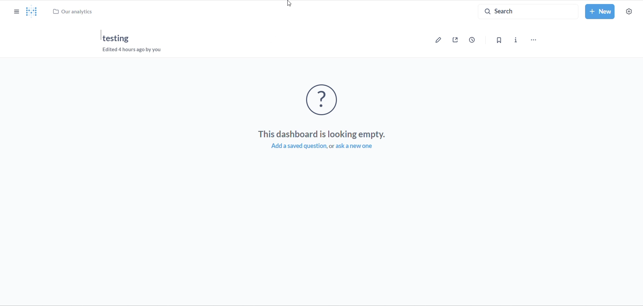  What do you see at coordinates (524, 11) in the screenshot?
I see `search` at bounding box center [524, 11].